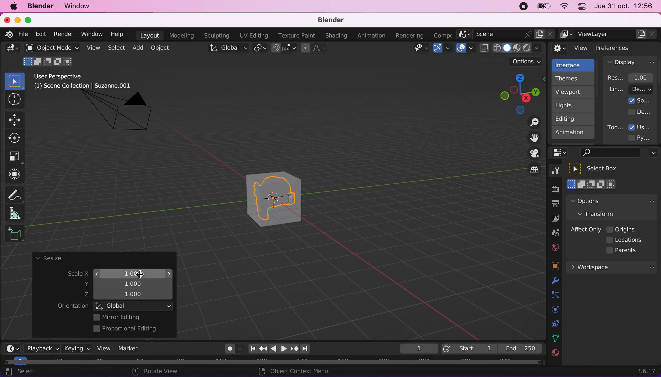 This screenshot has height=377, width=661. I want to click on search, so click(609, 153).